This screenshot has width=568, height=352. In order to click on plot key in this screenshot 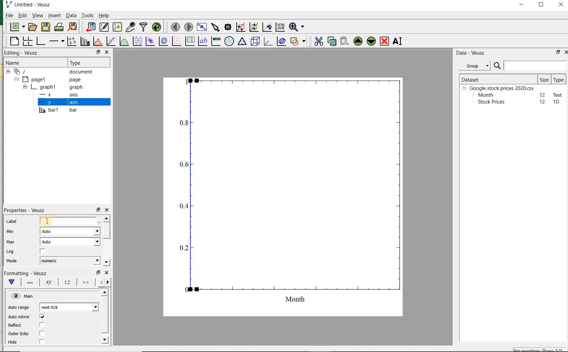, I will do `click(190, 42)`.